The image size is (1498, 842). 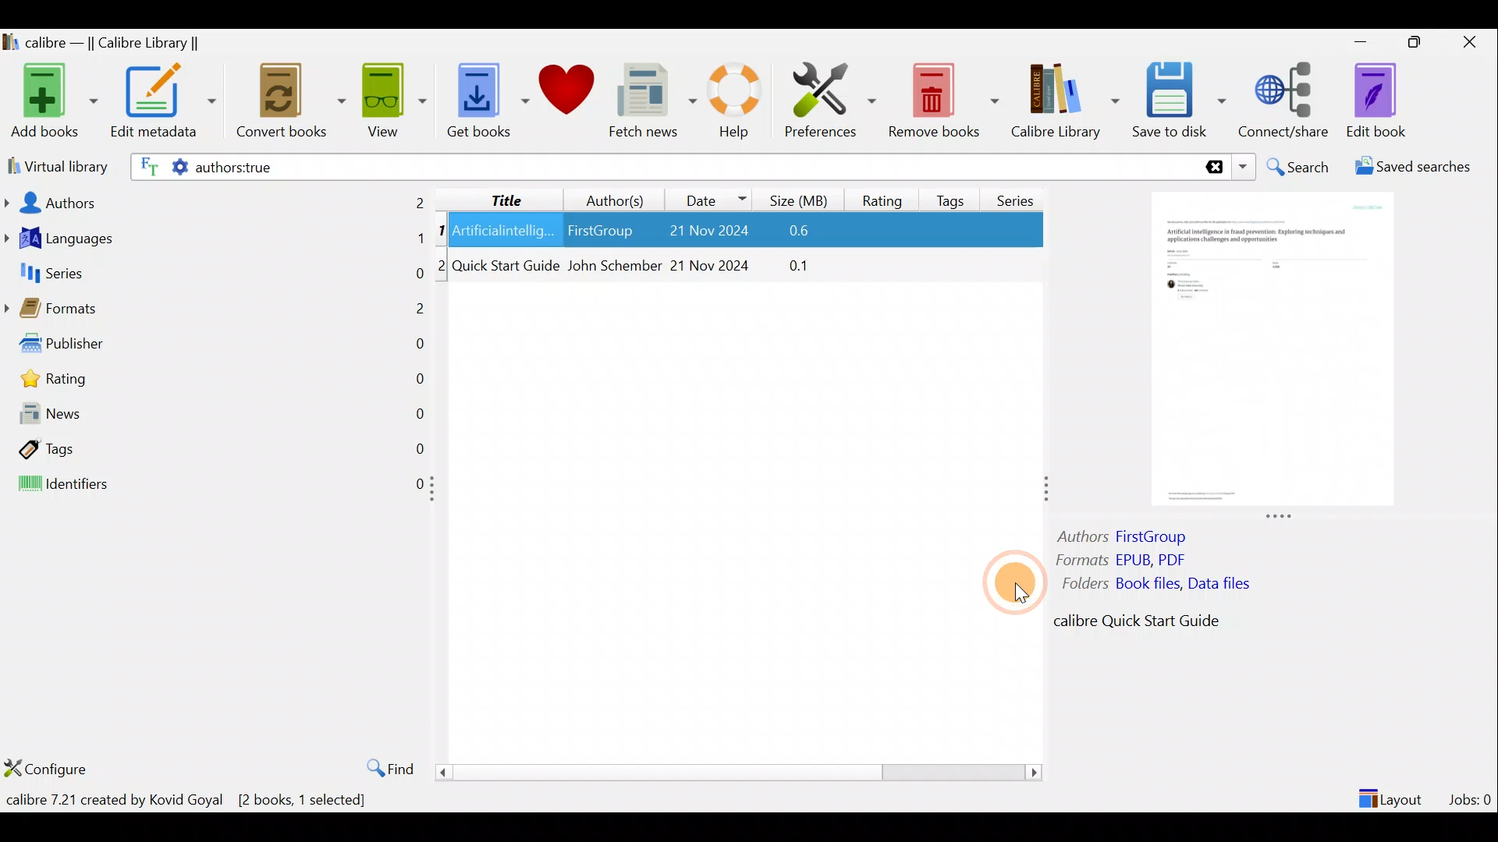 I want to click on Save to disk, so click(x=1179, y=101).